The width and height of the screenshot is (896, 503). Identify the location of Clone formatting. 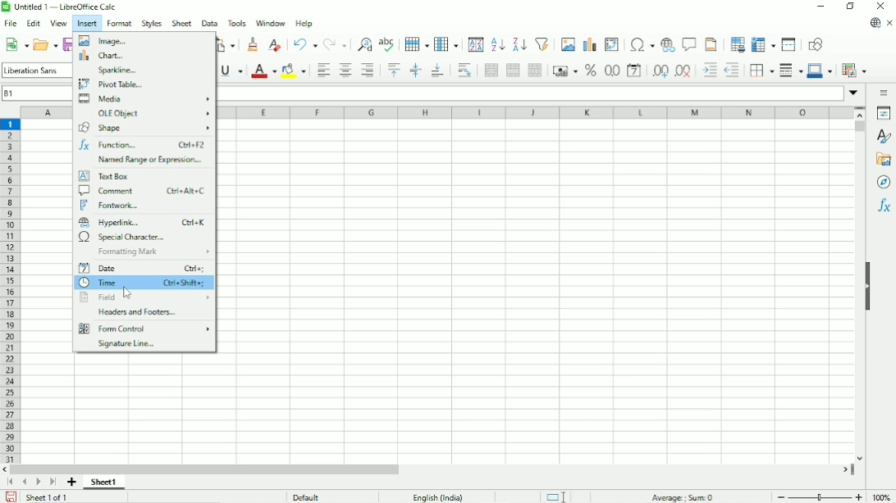
(251, 43).